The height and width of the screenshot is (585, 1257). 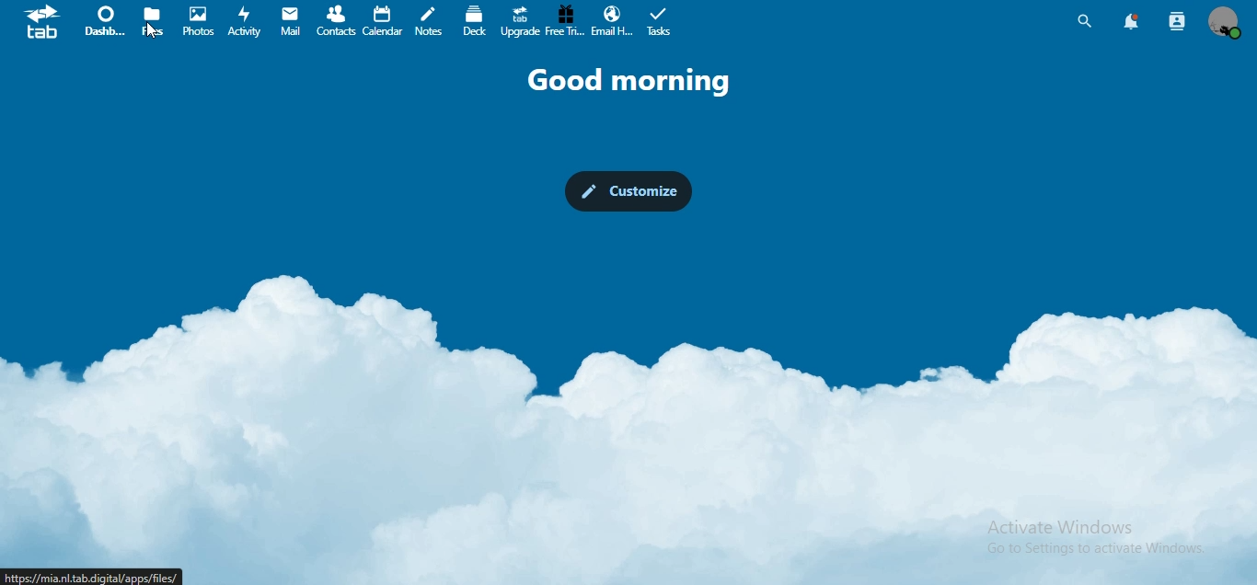 What do you see at coordinates (1131, 20) in the screenshot?
I see `notifications` at bounding box center [1131, 20].